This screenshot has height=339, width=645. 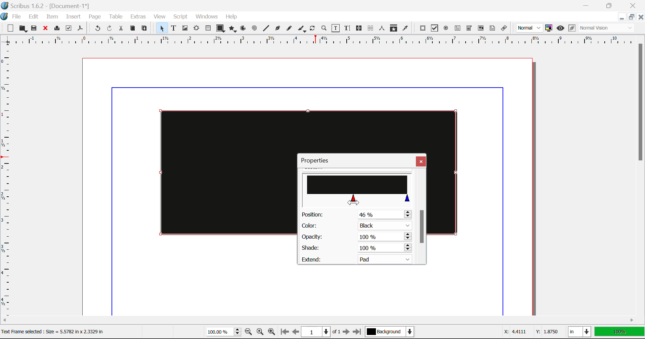 What do you see at coordinates (244, 30) in the screenshot?
I see `Arcs` at bounding box center [244, 30].